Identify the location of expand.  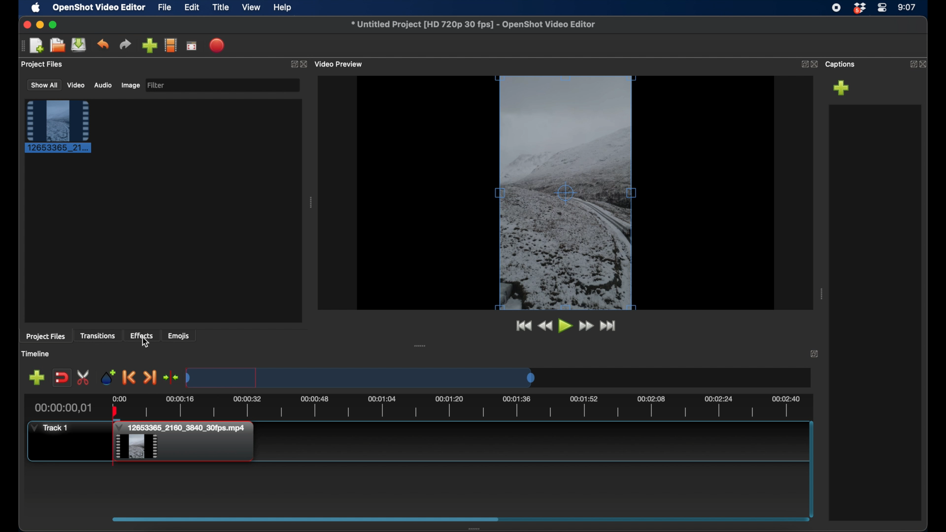
(911, 64).